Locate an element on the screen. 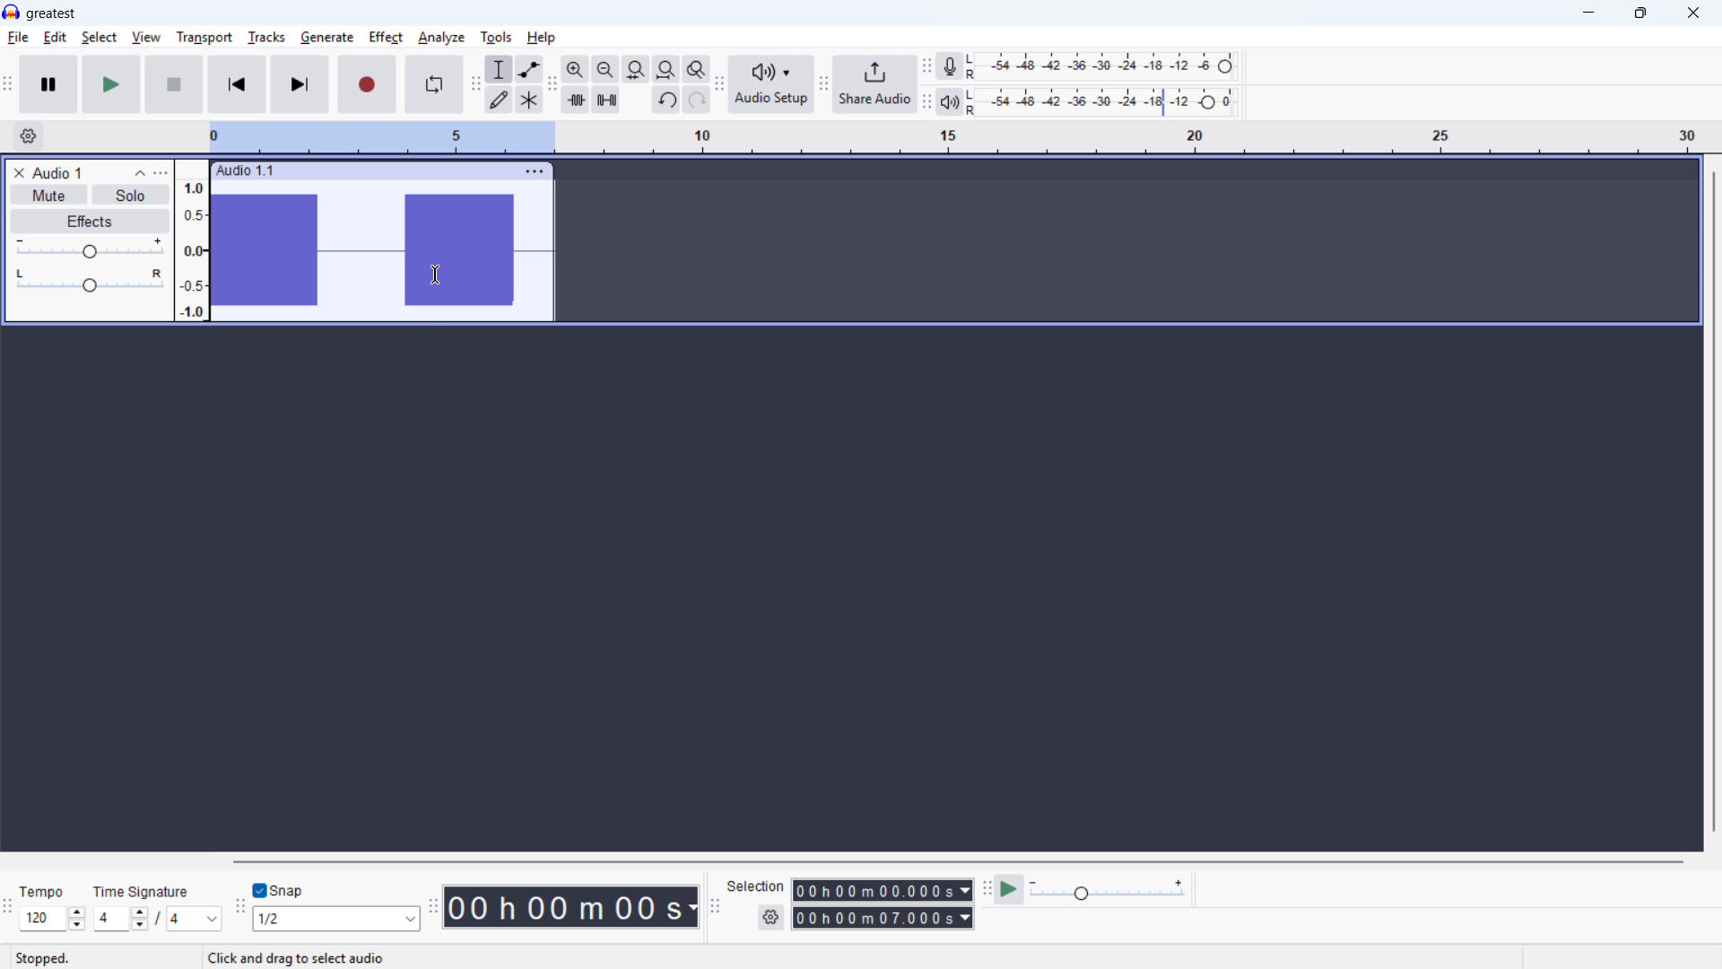 Image resolution: width=1722 pixels, height=969 pixels. Playback metre  is located at coordinates (949, 102).